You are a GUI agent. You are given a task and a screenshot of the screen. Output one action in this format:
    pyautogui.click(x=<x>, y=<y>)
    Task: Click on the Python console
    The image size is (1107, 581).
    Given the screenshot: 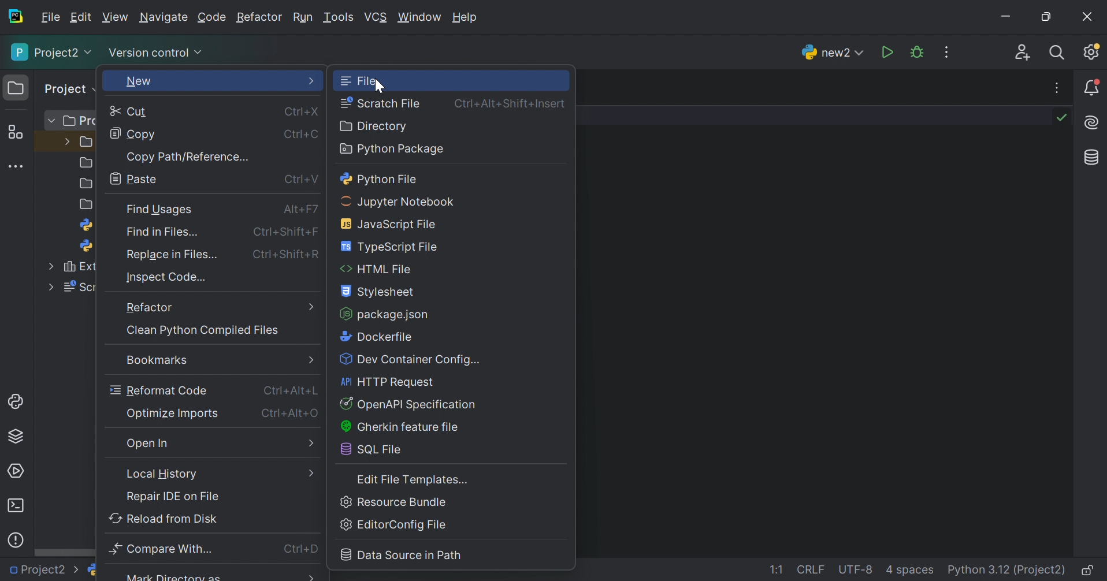 What is the action you would take?
    pyautogui.click(x=17, y=402)
    